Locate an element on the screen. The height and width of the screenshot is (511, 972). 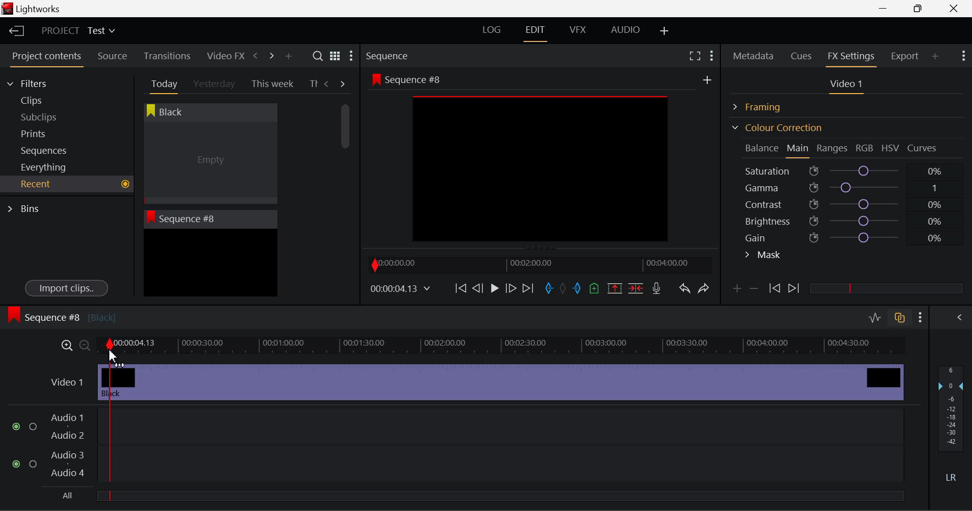
RGB is located at coordinates (865, 149).